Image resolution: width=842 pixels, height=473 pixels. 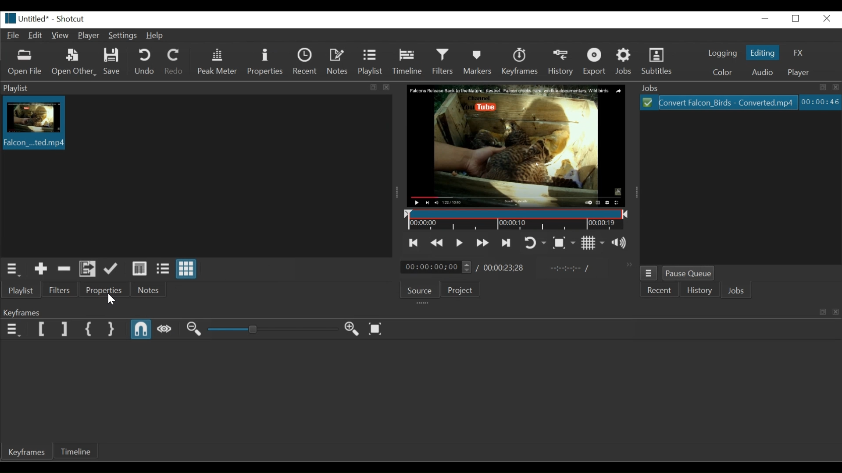 I want to click on Close, so click(x=828, y=19).